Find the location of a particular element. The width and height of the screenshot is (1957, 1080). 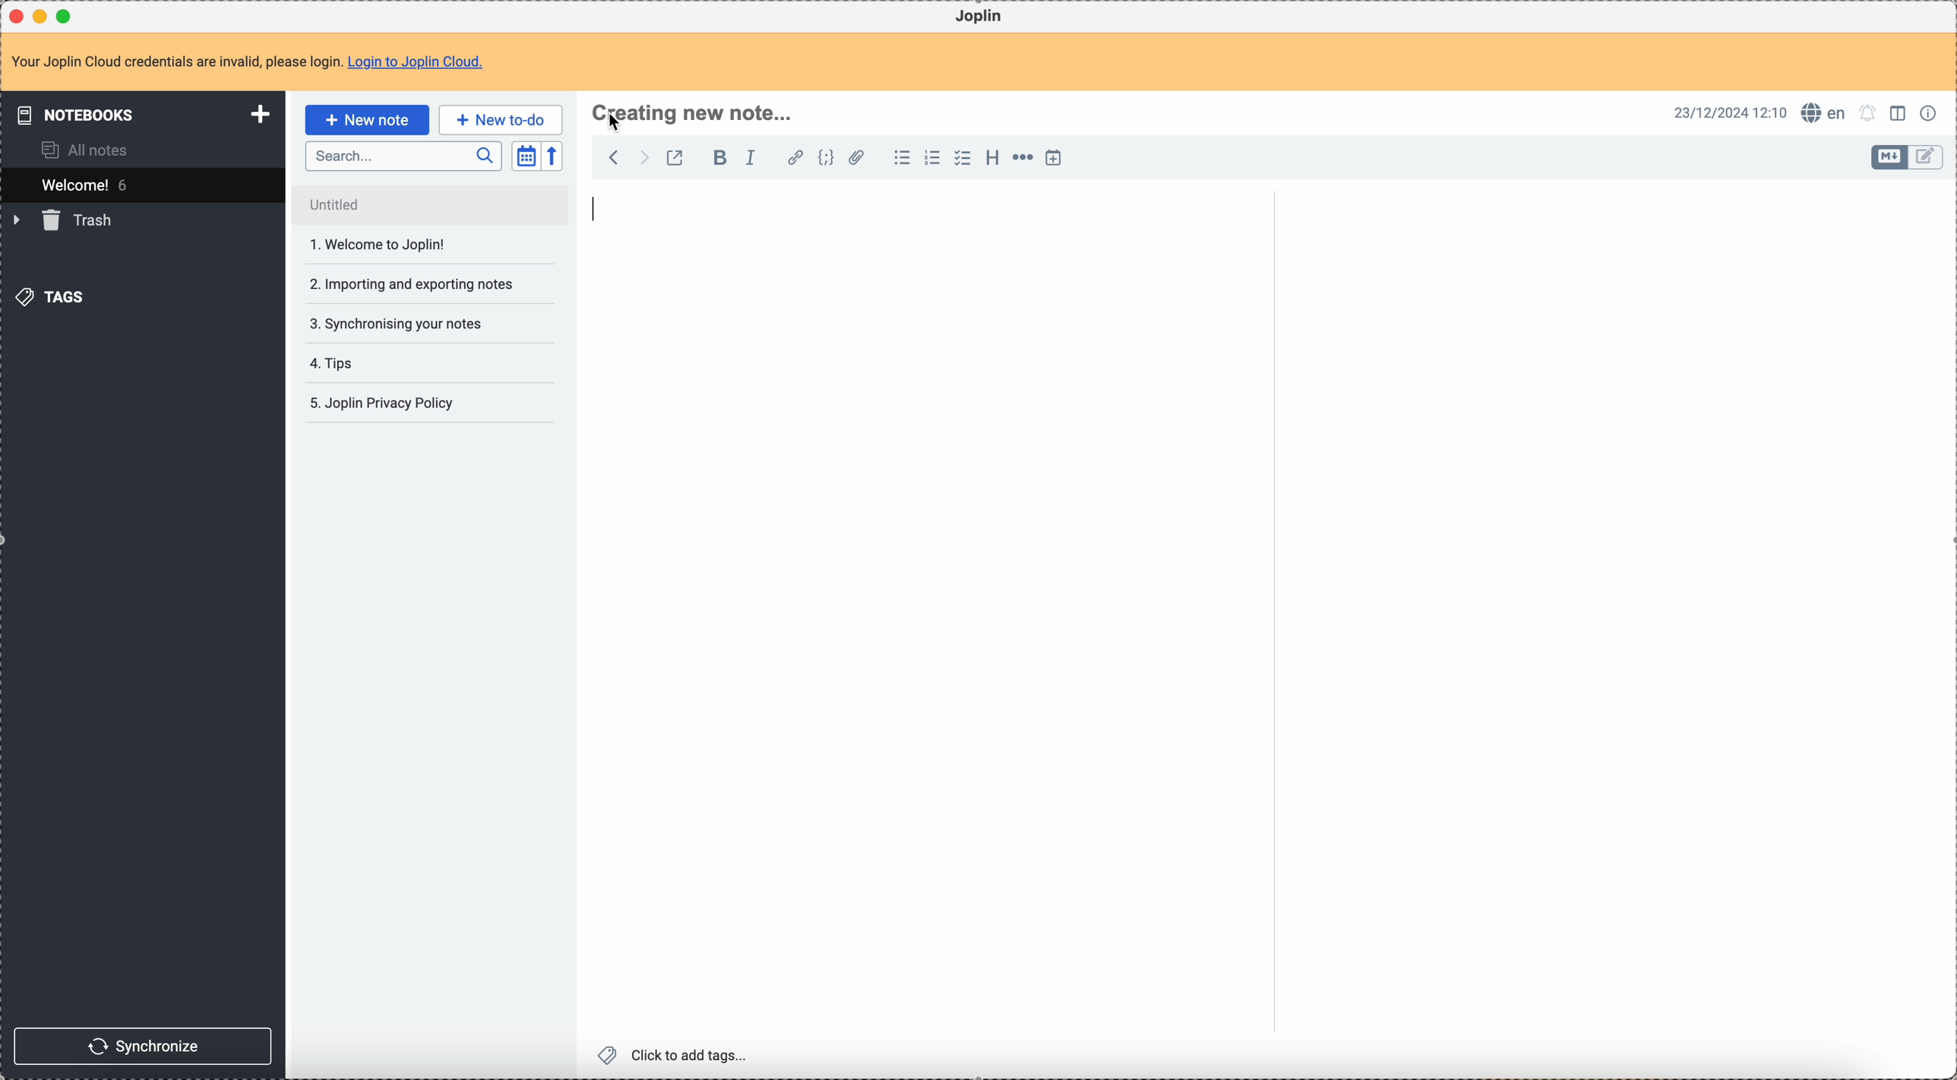

scroll bar is located at coordinates (1945, 344).